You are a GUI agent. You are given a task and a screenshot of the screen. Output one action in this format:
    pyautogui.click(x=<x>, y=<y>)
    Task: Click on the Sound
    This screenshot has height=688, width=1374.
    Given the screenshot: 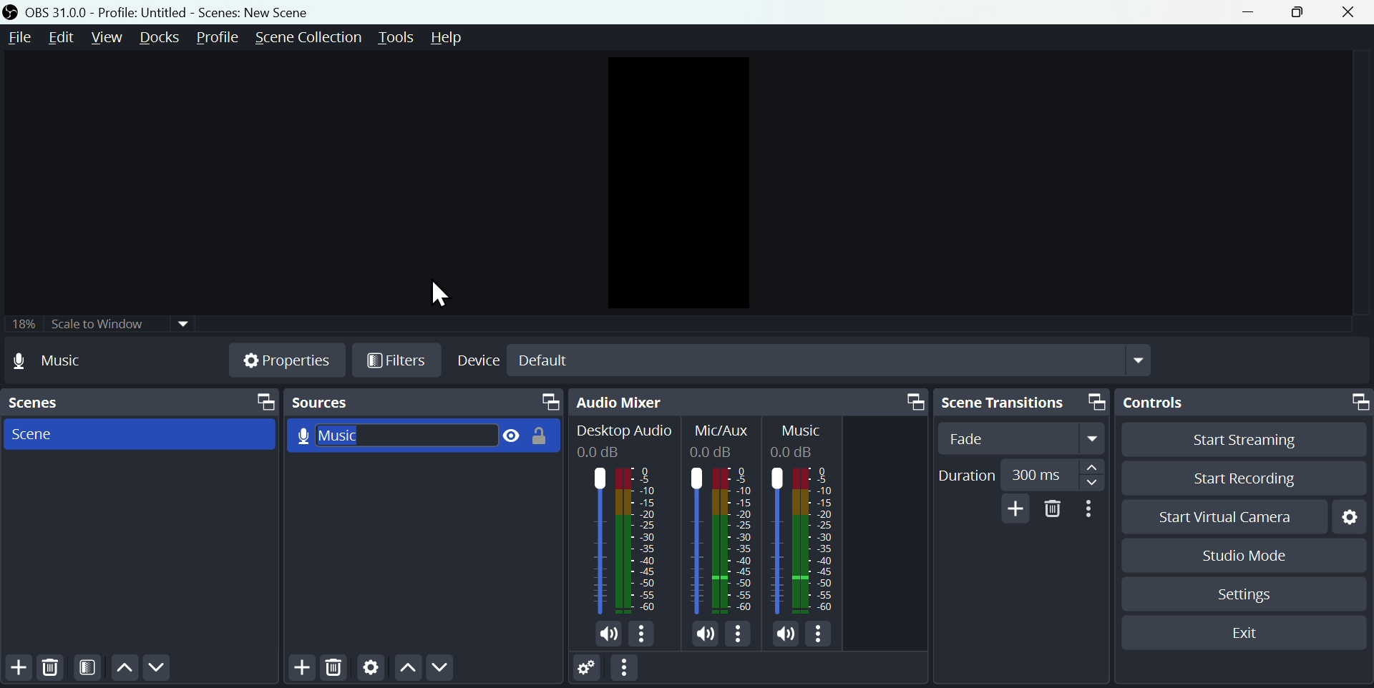 What is the action you would take?
    pyautogui.click(x=605, y=635)
    